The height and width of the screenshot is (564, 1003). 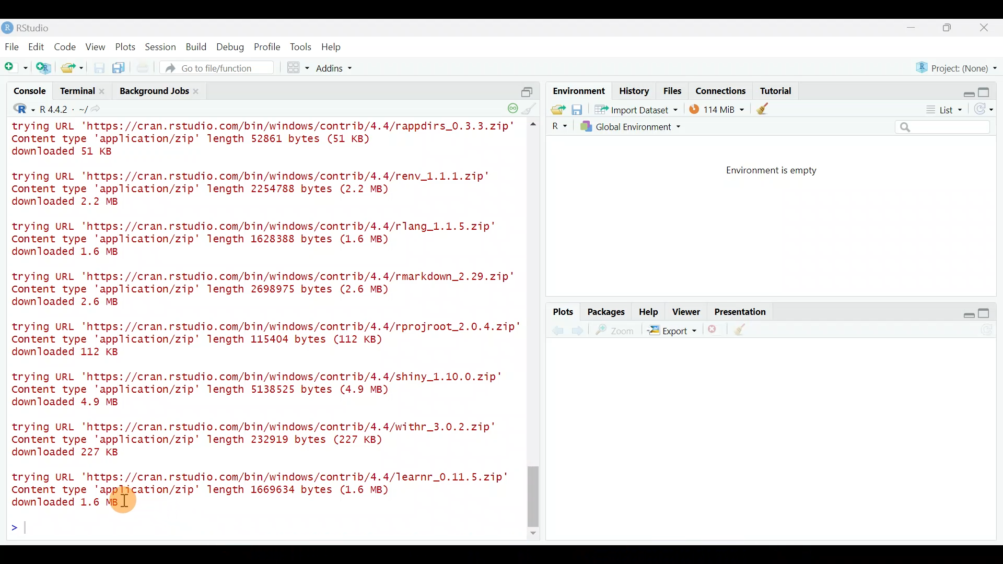 I want to click on Workspace panes, so click(x=299, y=68).